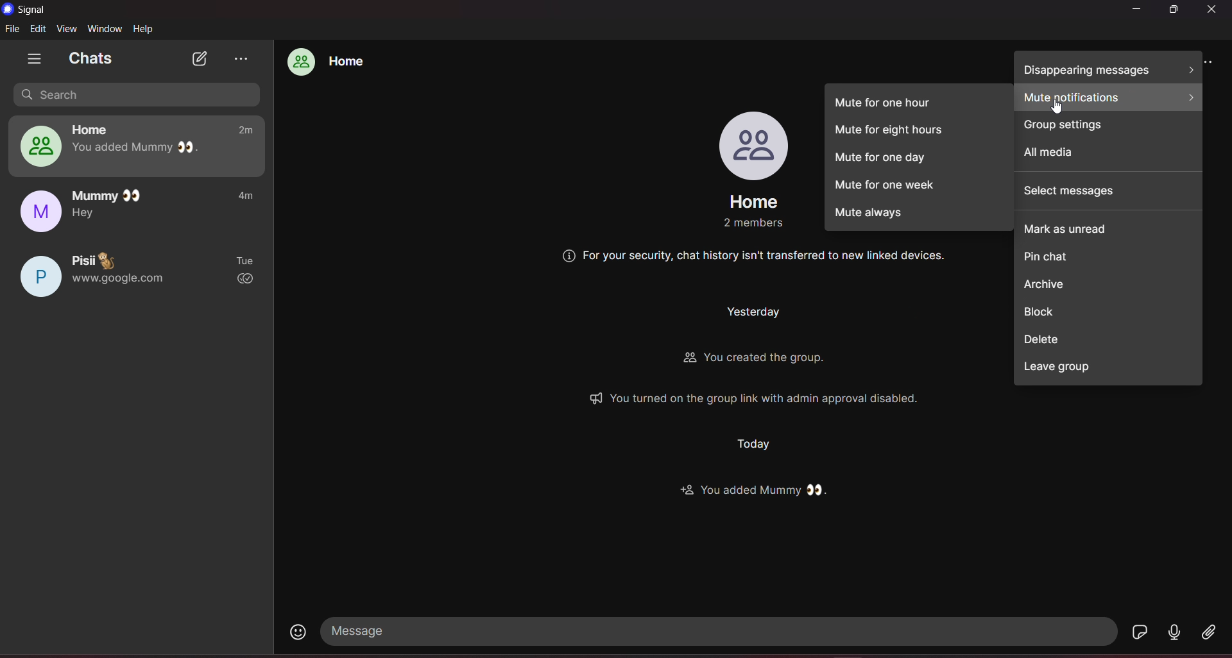 This screenshot has width=1232, height=658. I want to click on view archieve, so click(242, 60).